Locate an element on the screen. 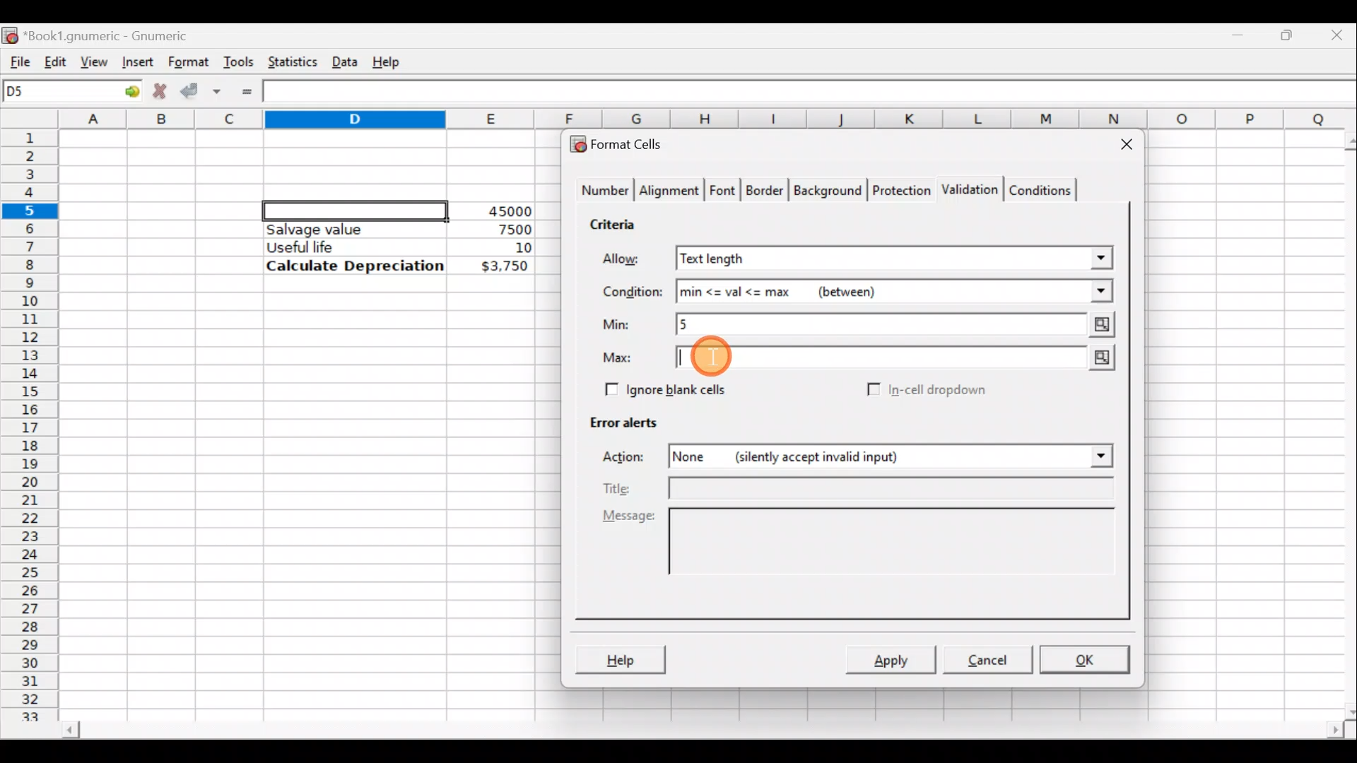 The image size is (1357, 763). Max value is located at coordinates (899, 360).